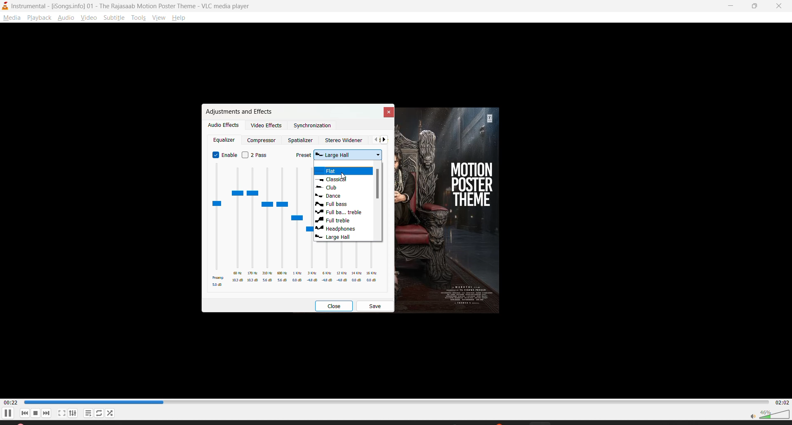 This screenshot has height=425, width=792. I want to click on club, so click(330, 188).